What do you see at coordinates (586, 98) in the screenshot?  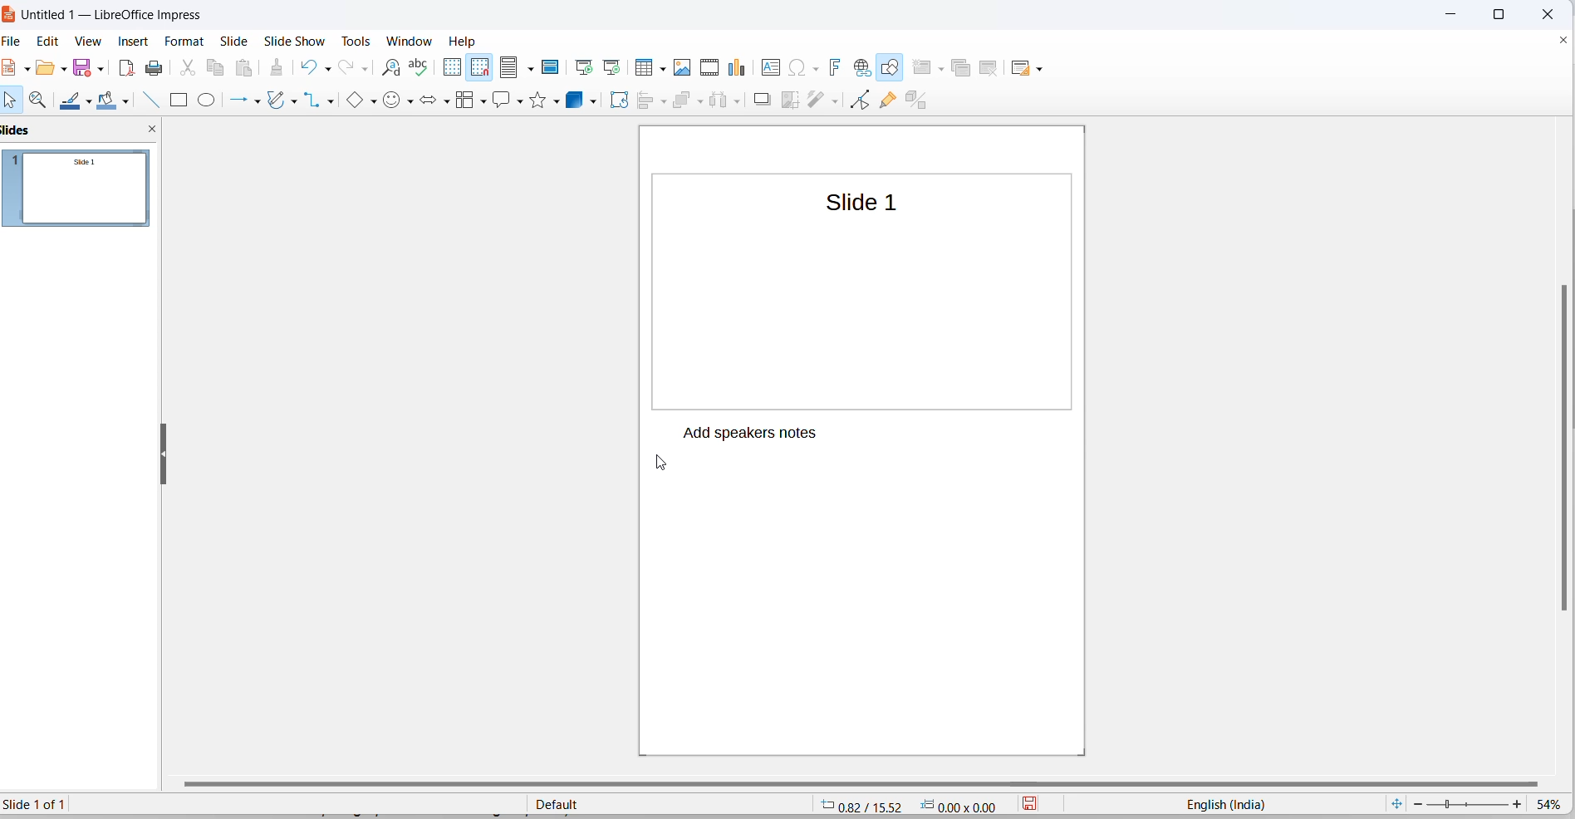 I see `3d objects` at bounding box center [586, 98].